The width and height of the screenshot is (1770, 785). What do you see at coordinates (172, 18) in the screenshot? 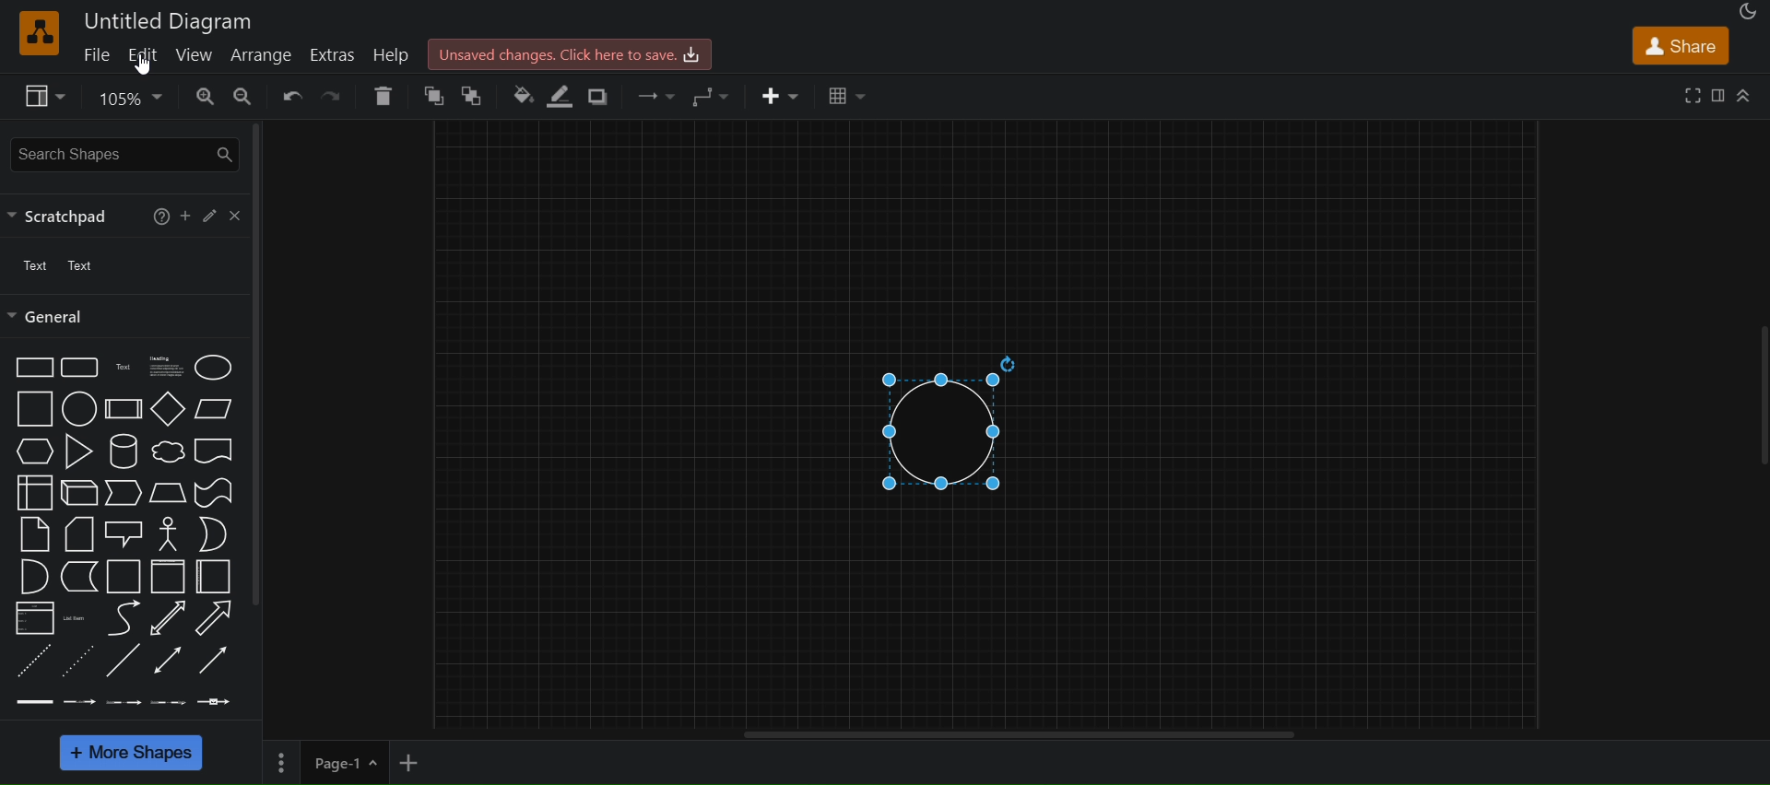
I see `untitled diagram` at bounding box center [172, 18].